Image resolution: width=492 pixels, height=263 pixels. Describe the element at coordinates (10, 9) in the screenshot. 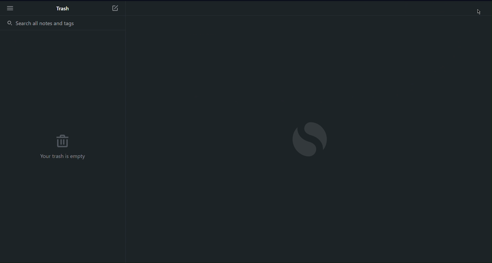

I see `More` at that location.